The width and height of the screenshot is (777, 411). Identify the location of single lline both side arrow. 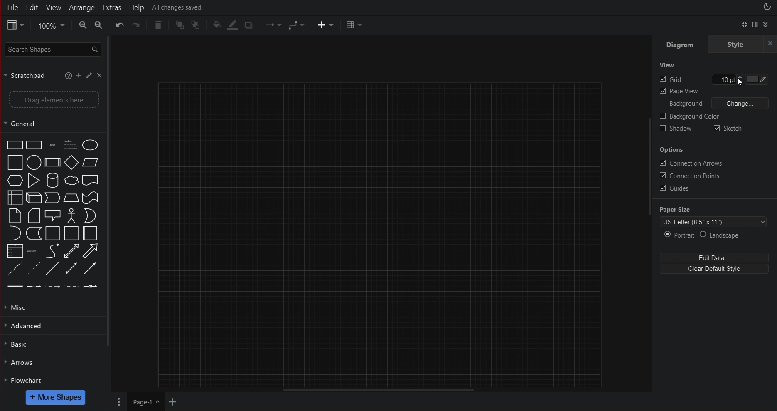
(71, 268).